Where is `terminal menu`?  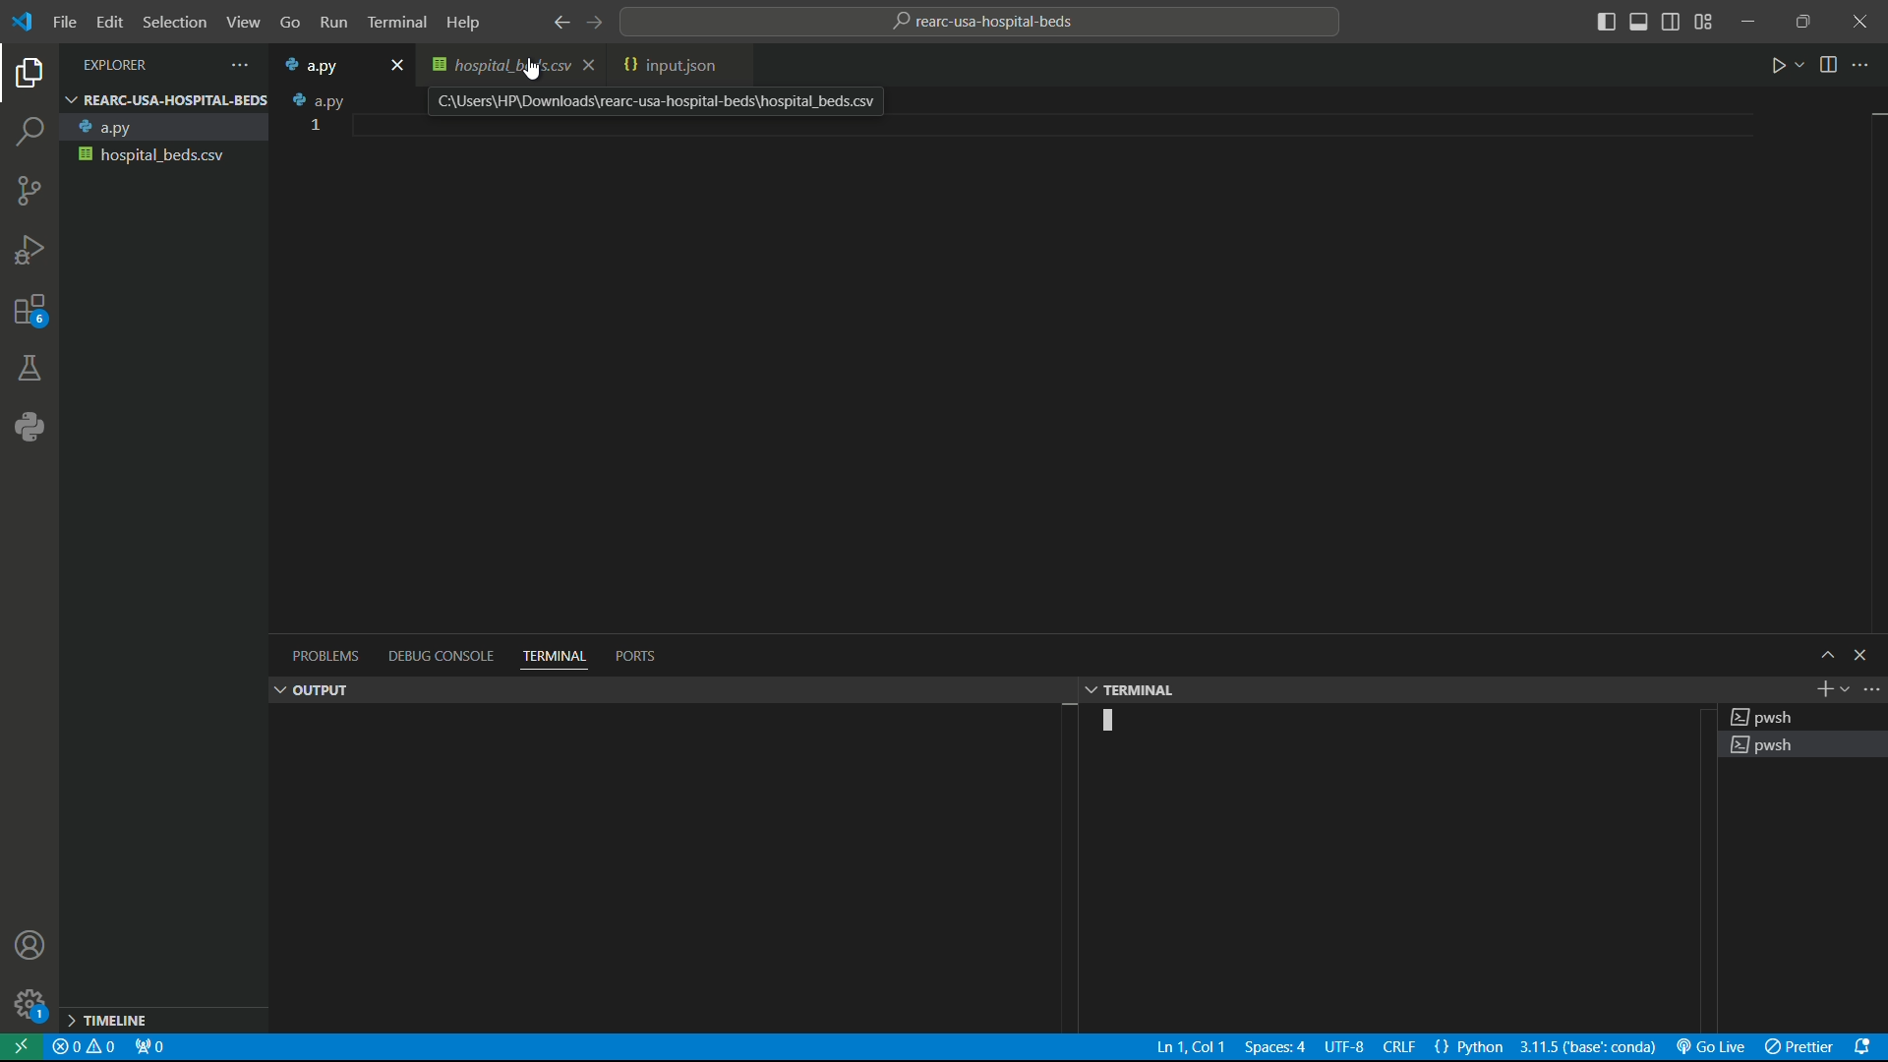
terminal menu is located at coordinates (394, 21).